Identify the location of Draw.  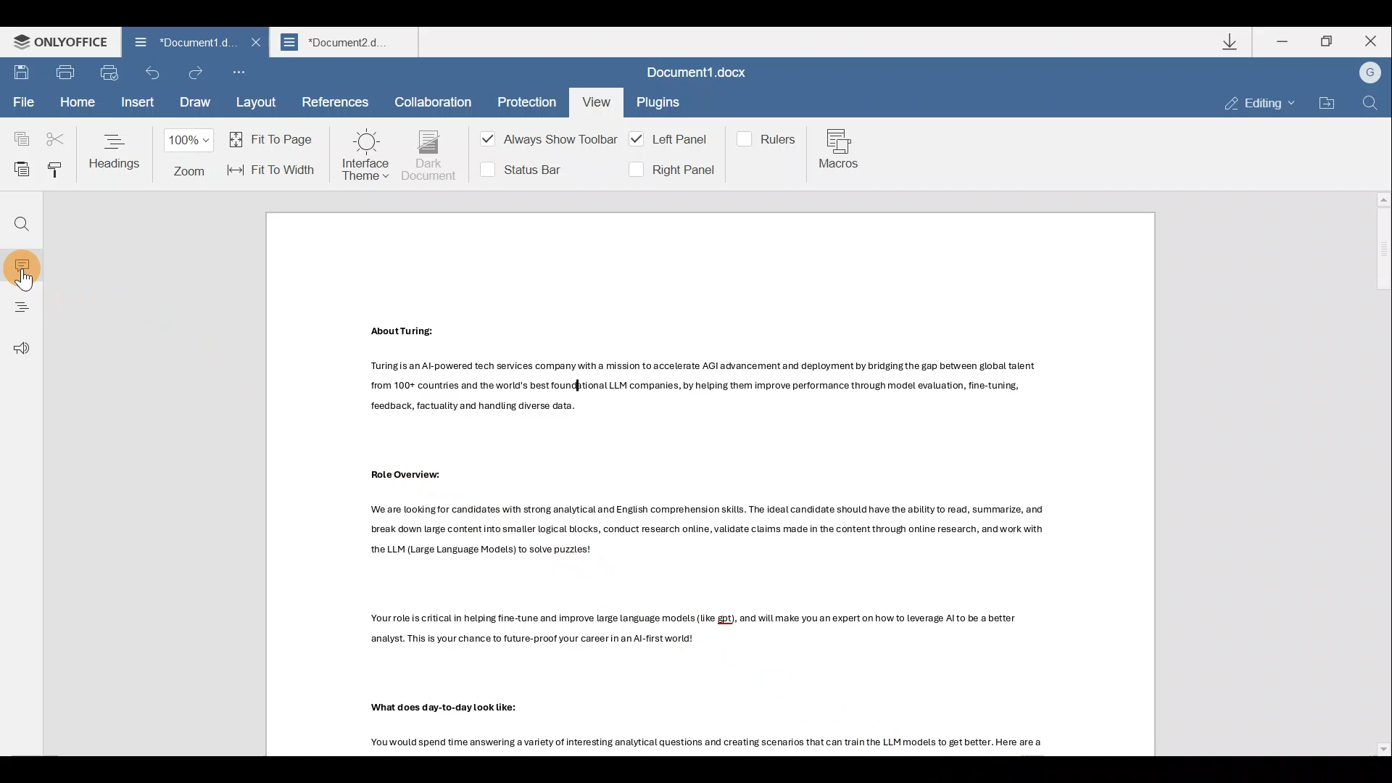
(193, 104).